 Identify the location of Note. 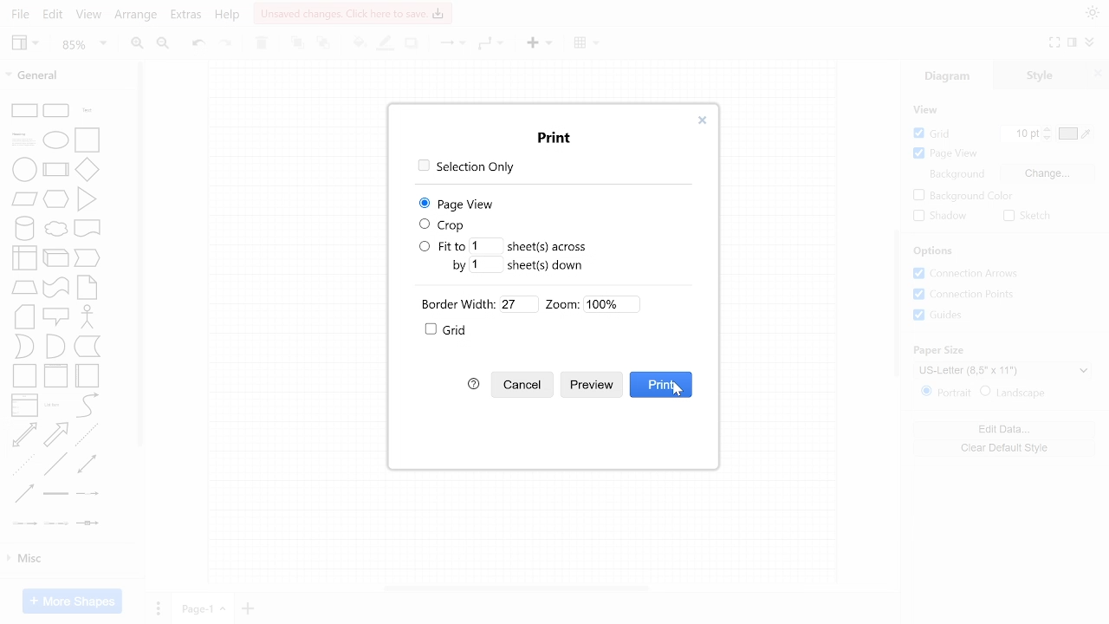
(87, 288).